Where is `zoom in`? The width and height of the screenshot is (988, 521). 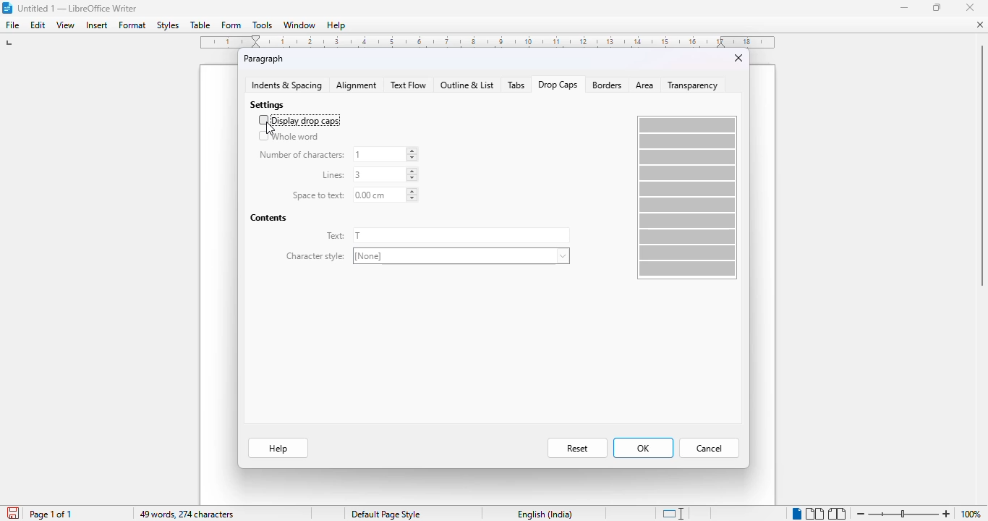 zoom in is located at coordinates (946, 514).